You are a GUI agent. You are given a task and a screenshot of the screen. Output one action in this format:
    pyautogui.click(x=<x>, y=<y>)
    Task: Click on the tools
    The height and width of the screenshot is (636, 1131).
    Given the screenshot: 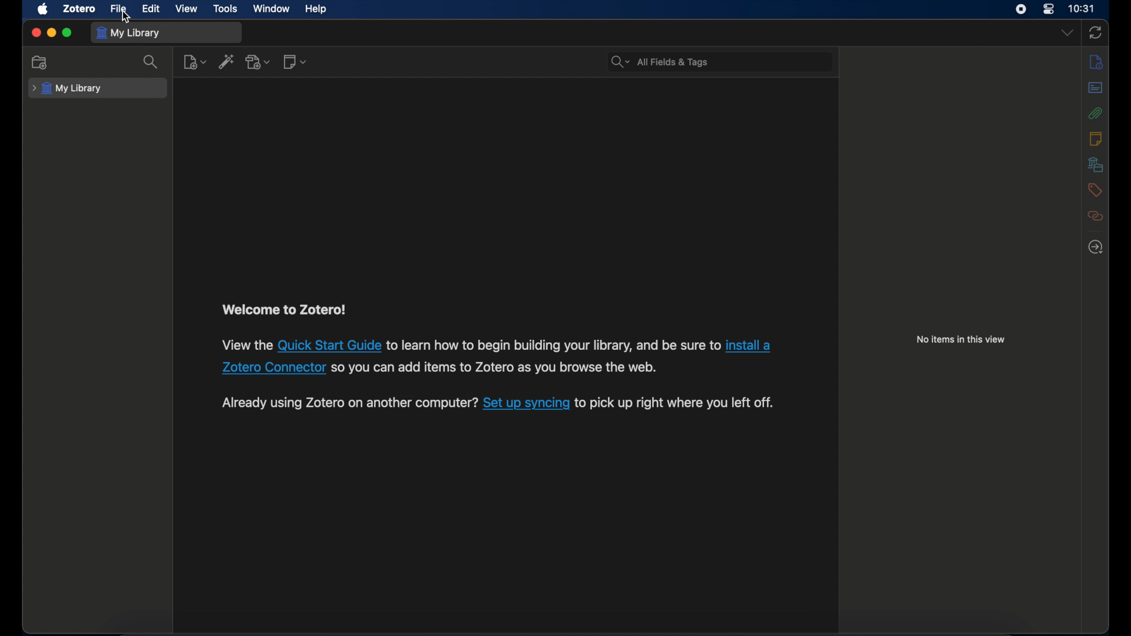 What is the action you would take?
    pyautogui.click(x=225, y=9)
    